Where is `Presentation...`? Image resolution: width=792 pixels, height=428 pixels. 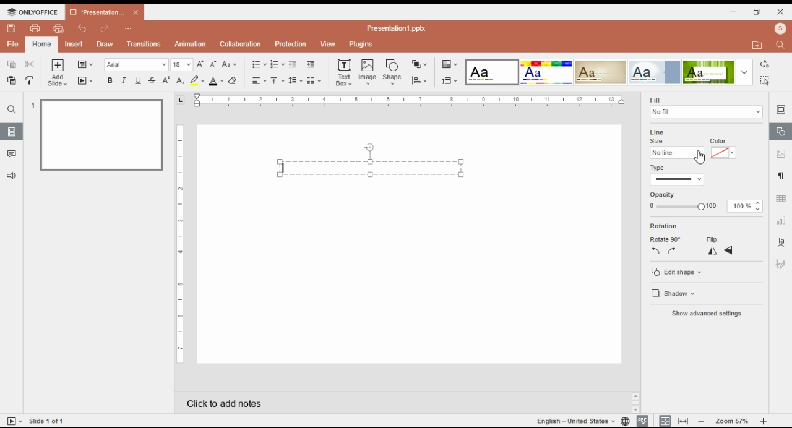 Presentation... is located at coordinates (94, 13).